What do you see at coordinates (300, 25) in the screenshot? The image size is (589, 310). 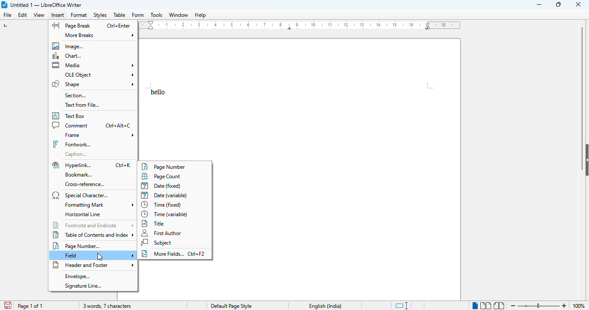 I see `ruler` at bounding box center [300, 25].